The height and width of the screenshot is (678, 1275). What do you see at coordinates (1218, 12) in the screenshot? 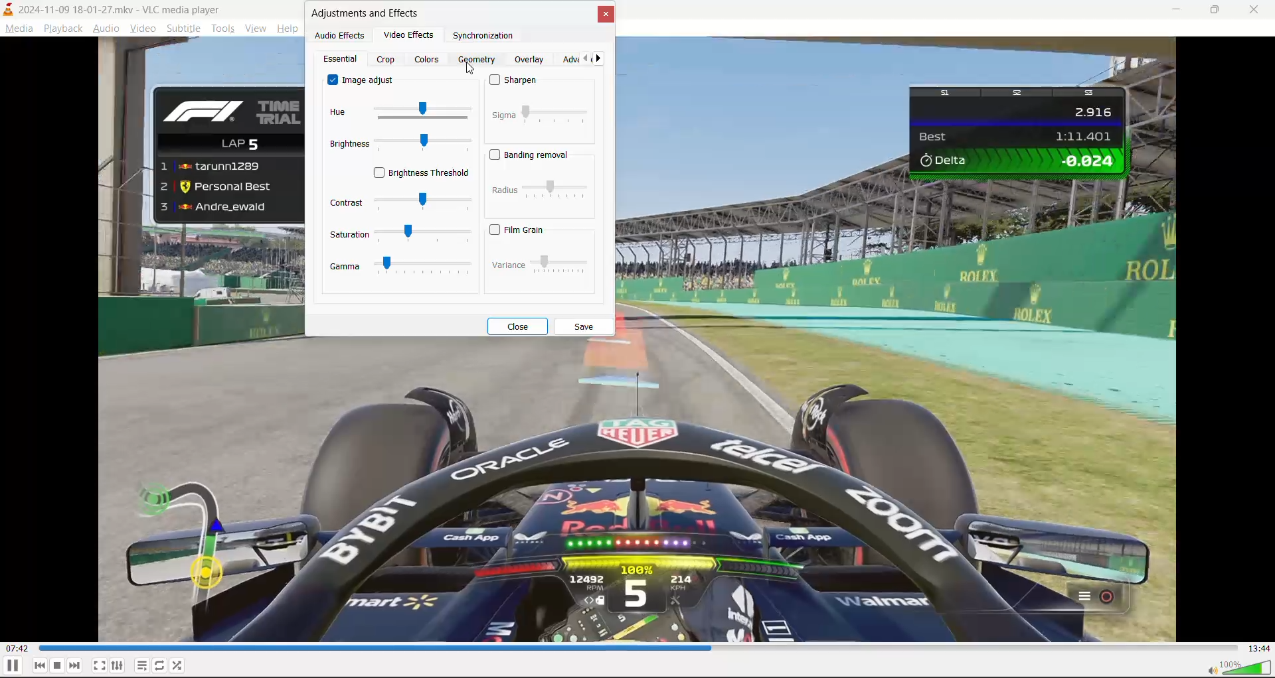
I see `maximize` at bounding box center [1218, 12].